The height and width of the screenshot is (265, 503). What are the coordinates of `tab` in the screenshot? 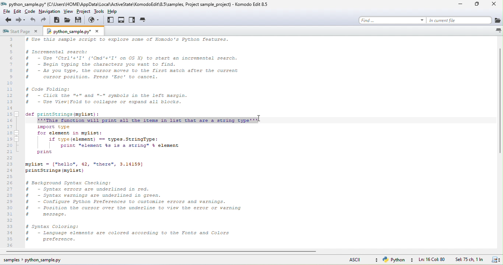 It's located at (144, 20).